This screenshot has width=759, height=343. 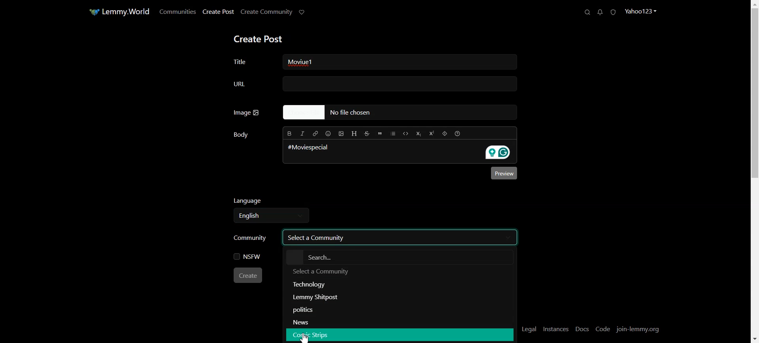 What do you see at coordinates (354, 133) in the screenshot?
I see `Header` at bounding box center [354, 133].